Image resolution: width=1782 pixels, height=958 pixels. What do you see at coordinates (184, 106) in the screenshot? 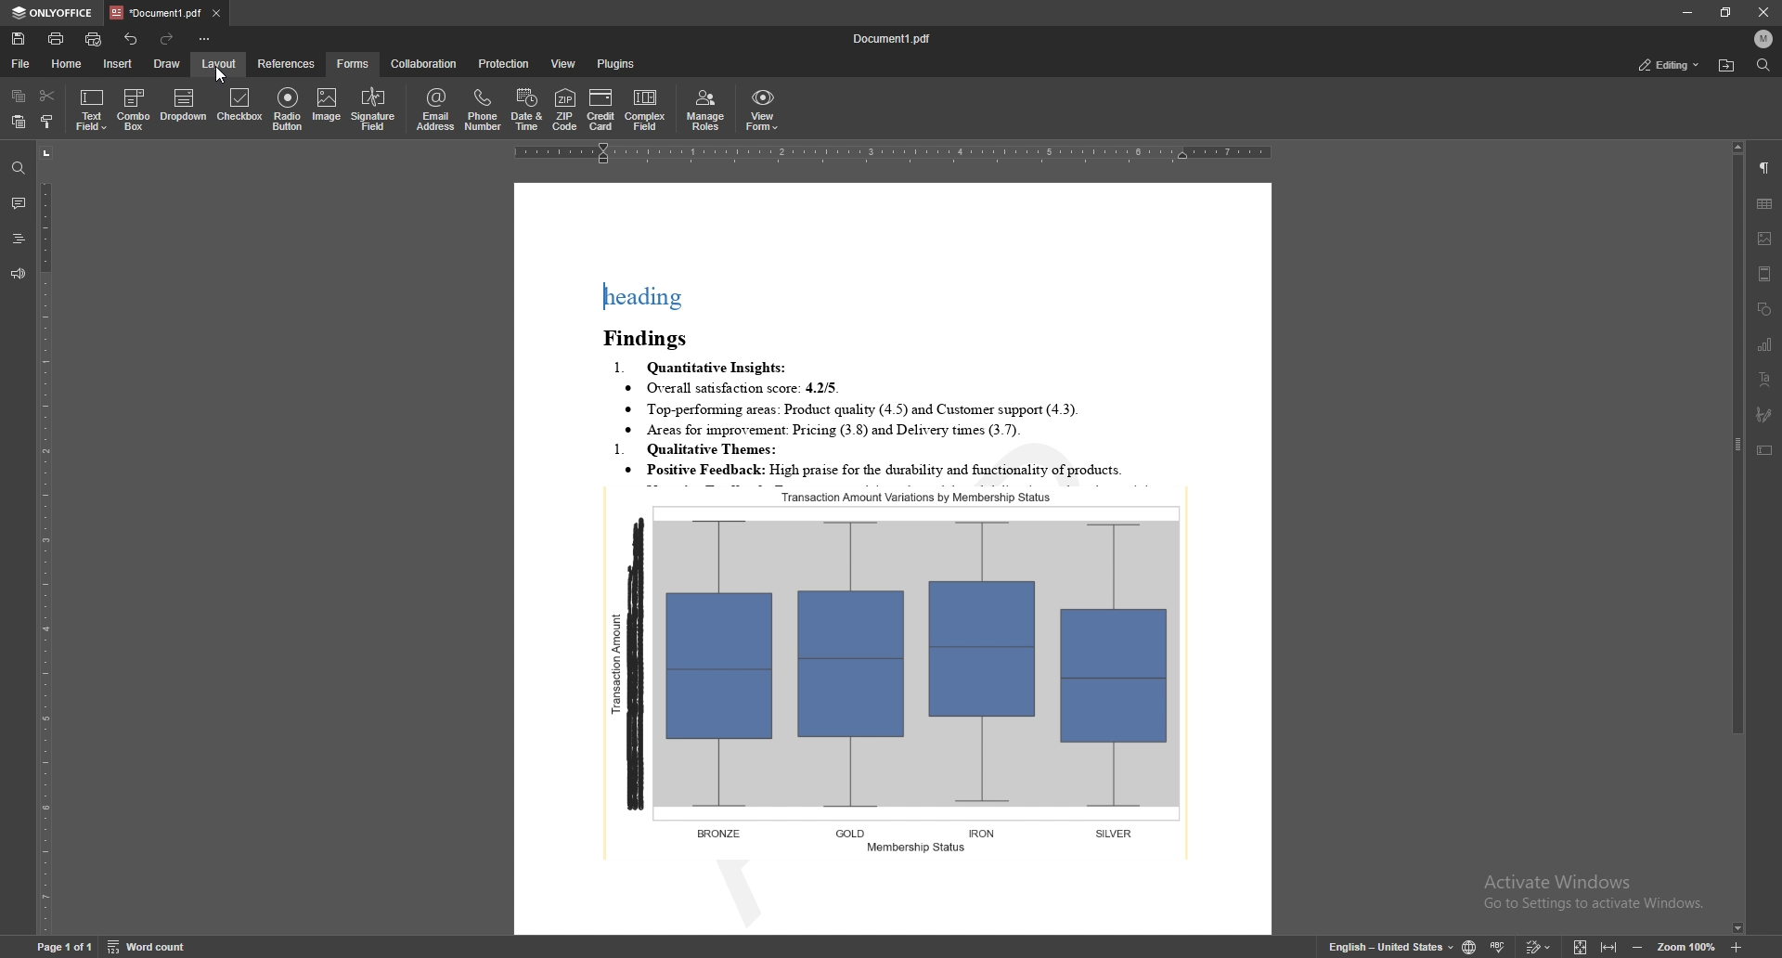
I see `dropdown` at bounding box center [184, 106].